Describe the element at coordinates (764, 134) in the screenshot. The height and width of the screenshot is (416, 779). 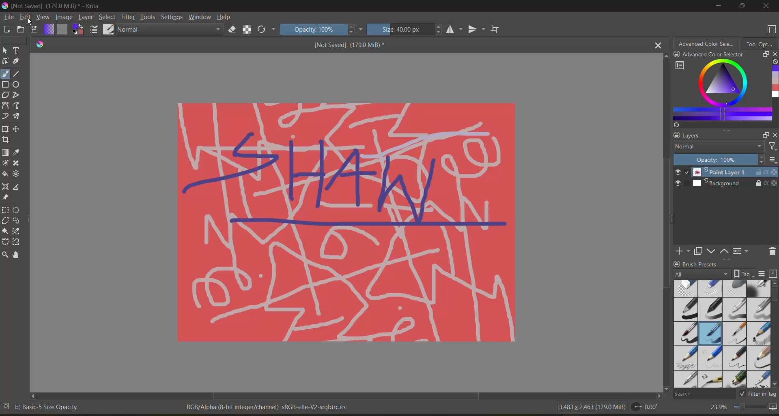
I see `float docker` at that location.